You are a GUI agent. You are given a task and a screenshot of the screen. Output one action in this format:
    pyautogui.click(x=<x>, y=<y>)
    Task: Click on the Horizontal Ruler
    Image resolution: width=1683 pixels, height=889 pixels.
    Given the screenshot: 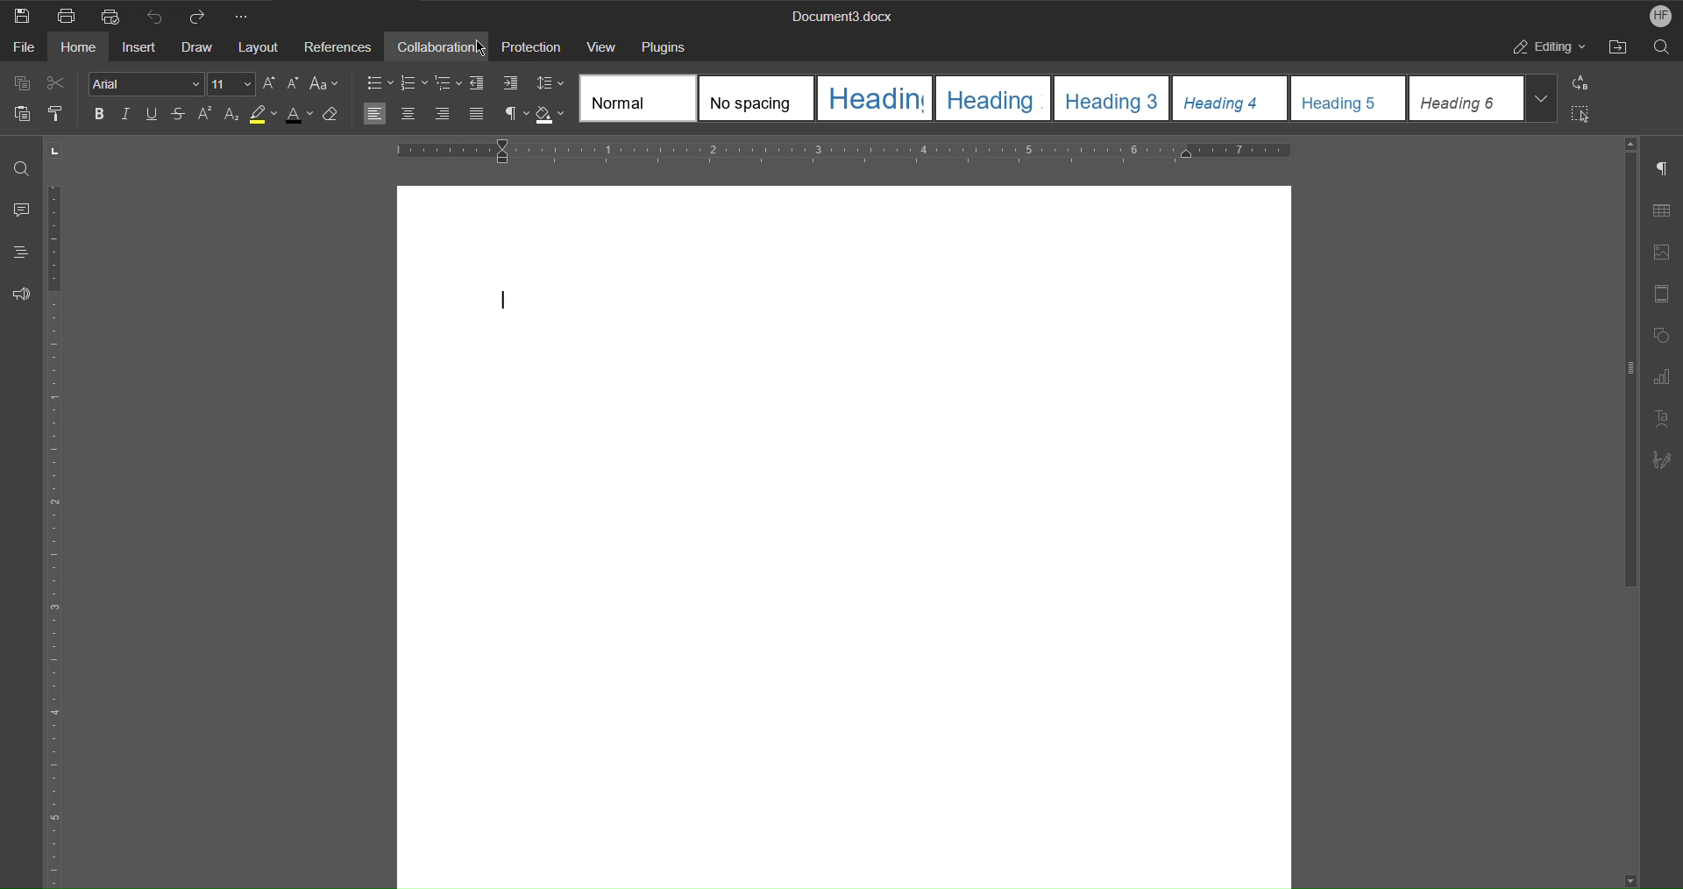 What is the action you would take?
    pyautogui.click(x=875, y=150)
    